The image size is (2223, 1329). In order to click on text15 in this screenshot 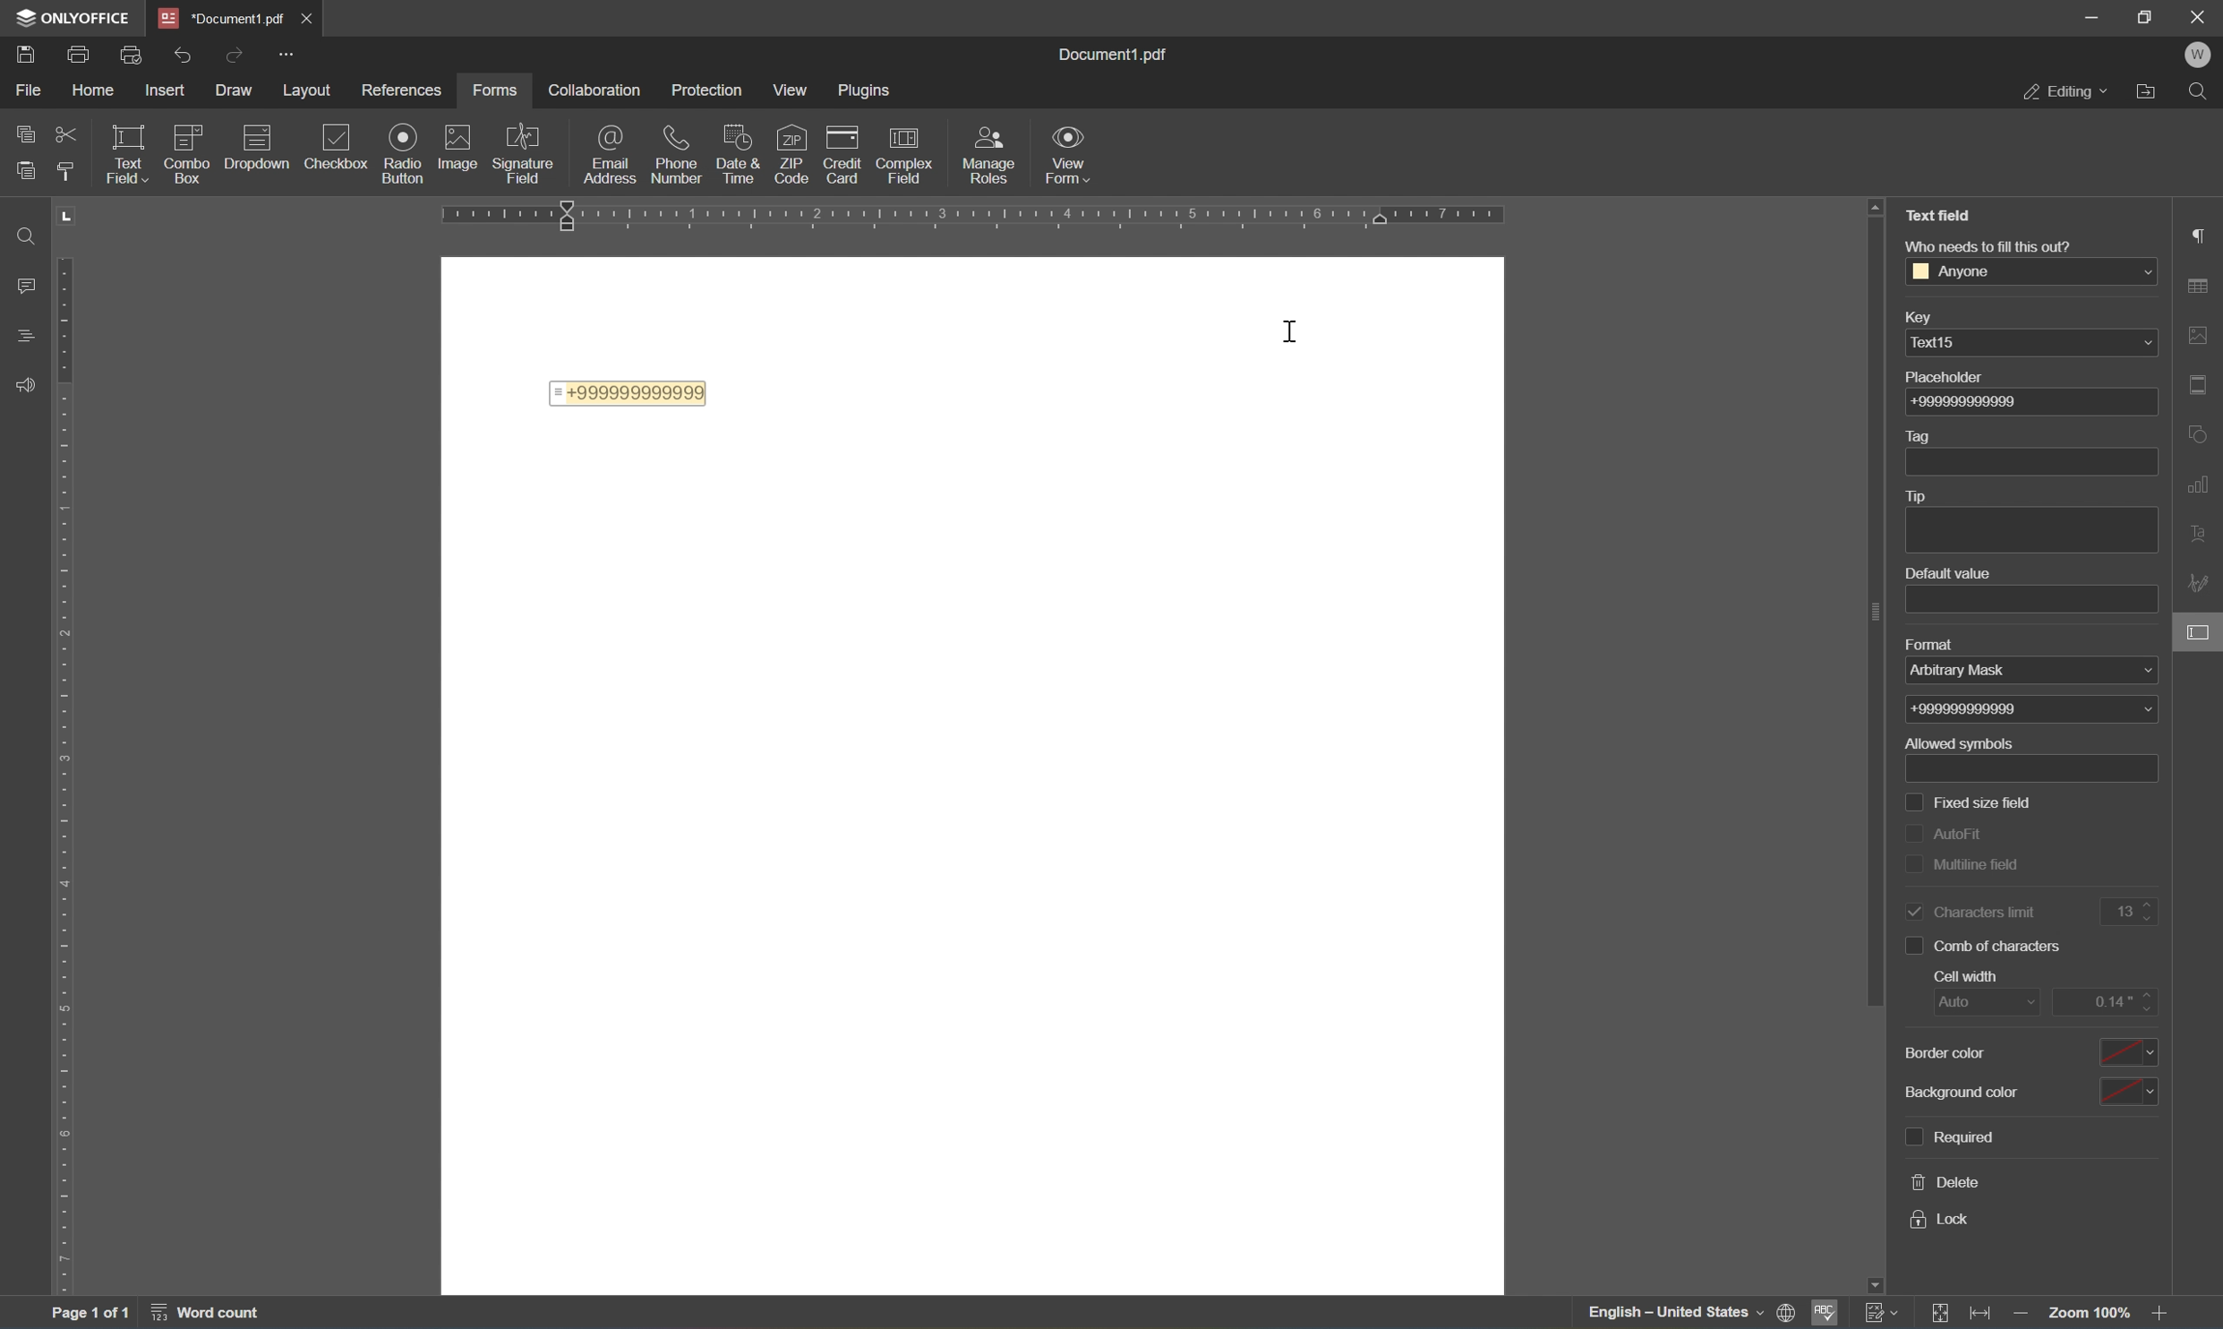, I will do `click(1937, 345)`.